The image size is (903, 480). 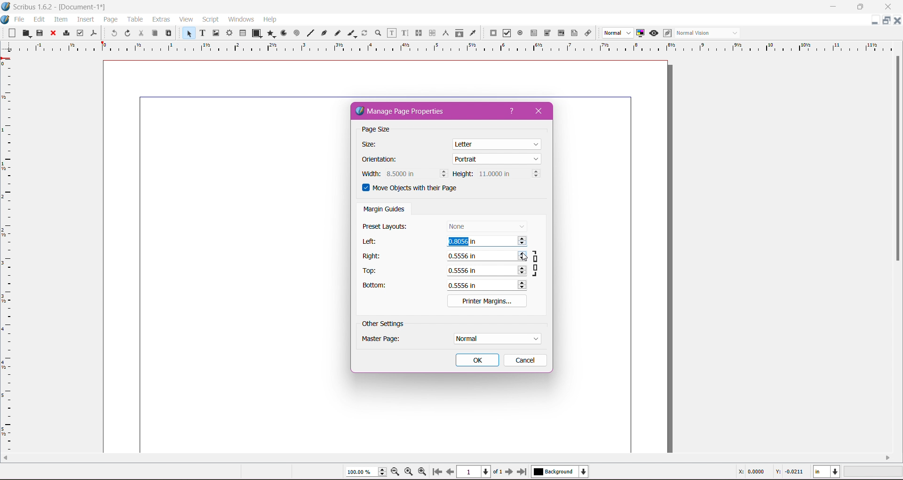 I want to click on Cancel, so click(x=524, y=360).